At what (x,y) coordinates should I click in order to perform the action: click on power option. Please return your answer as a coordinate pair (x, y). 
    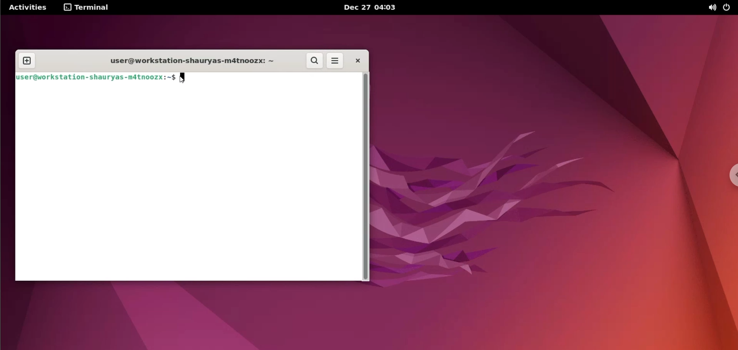
    Looking at the image, I should click on (728, 7).